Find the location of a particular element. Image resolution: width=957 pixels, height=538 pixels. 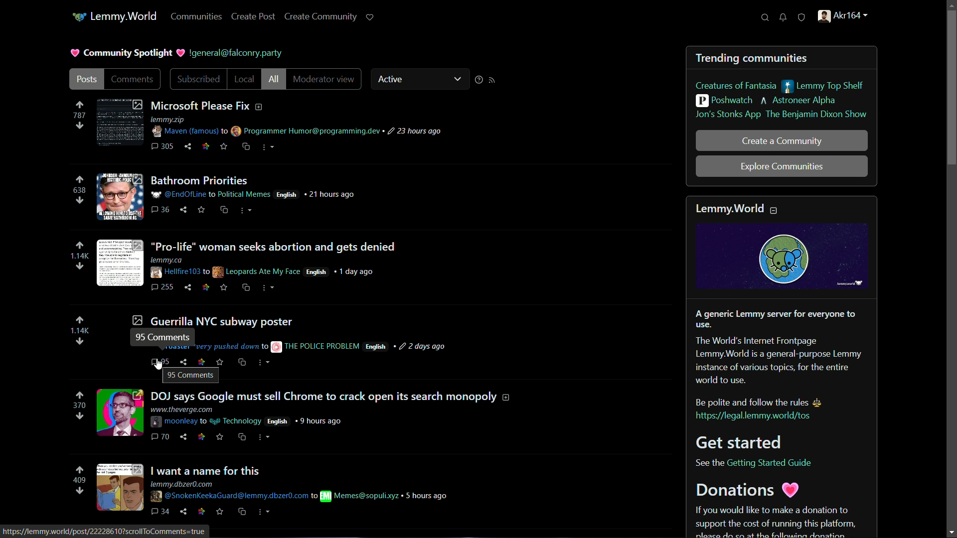

downvote is located at coordinates (80, 417).